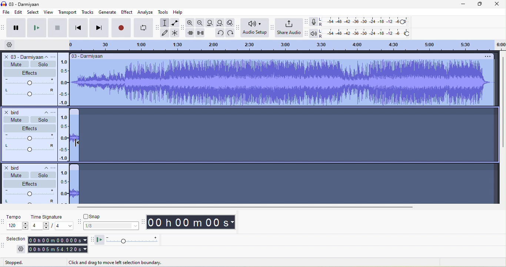 This screenshot has height=267, width=506. What do you see at coordinates (57, 239) in the screenshot?
I see `00 h 00 m 00. 000 s` at bounding box center [57, 239].